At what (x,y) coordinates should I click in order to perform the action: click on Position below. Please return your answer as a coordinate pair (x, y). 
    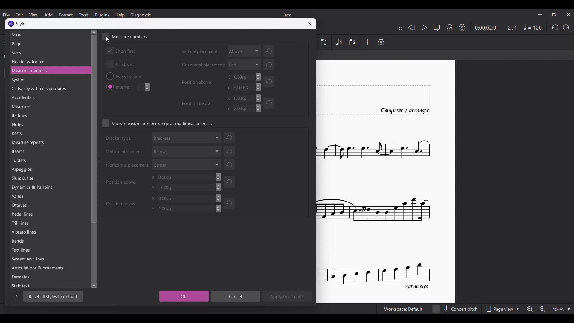
    Looking at the image, I should click on (199, 104).